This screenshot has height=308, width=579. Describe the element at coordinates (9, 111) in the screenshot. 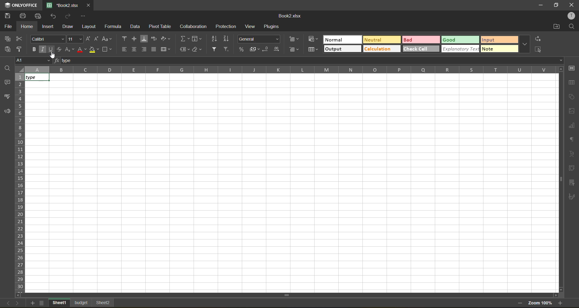

I see `feedback` at that location.